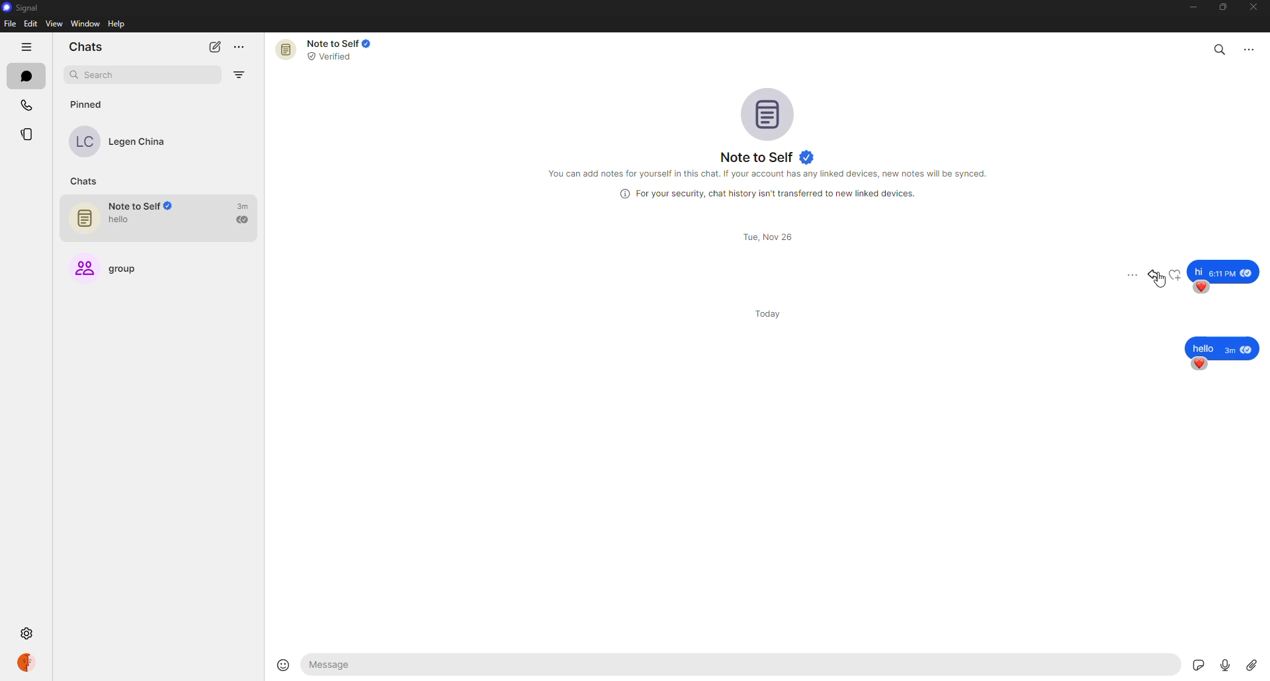 Image resolution: width=1270 pixels, height=681 pixels. What do you see at coordinates (87, 46) in the screenshot?
I see `chats` at bounding box center [87, 46].